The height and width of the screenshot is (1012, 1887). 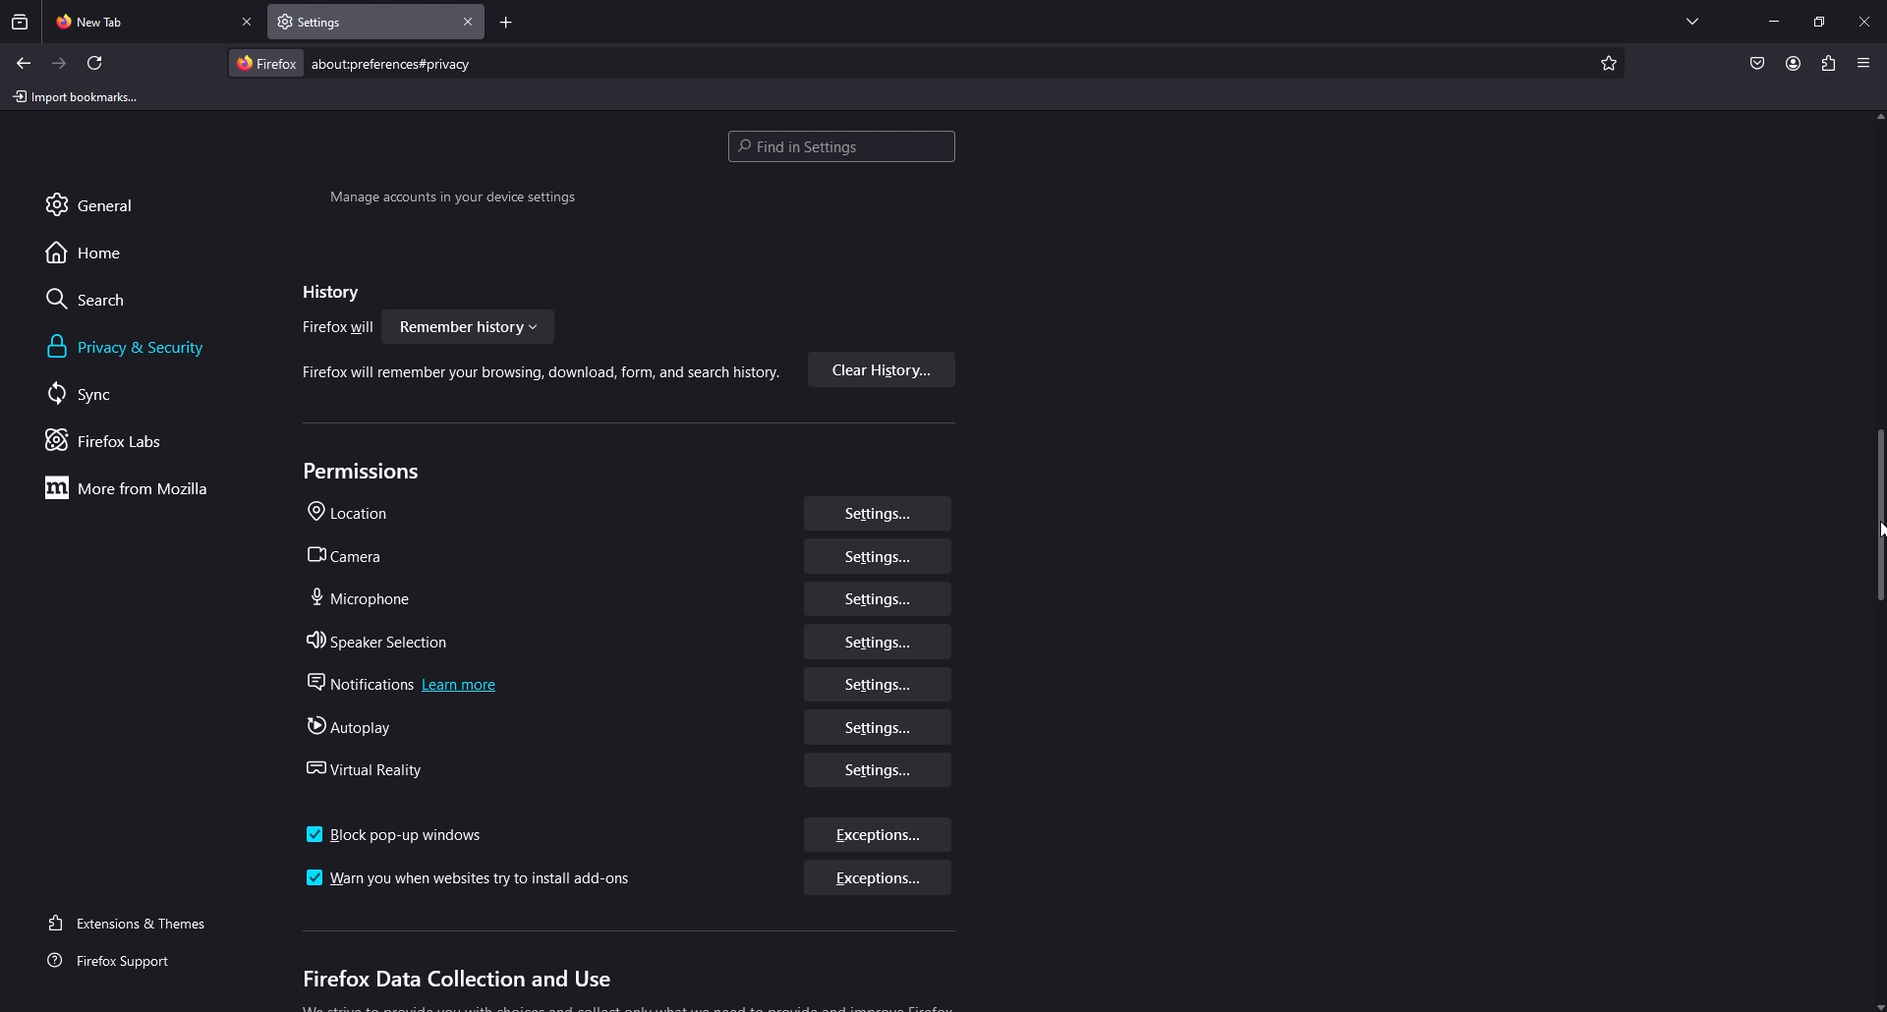 What do you see at coordinates (455, 981) in the screenshot?
I see `Firefox Data Collection and Use` at bounding box center [455, 981].